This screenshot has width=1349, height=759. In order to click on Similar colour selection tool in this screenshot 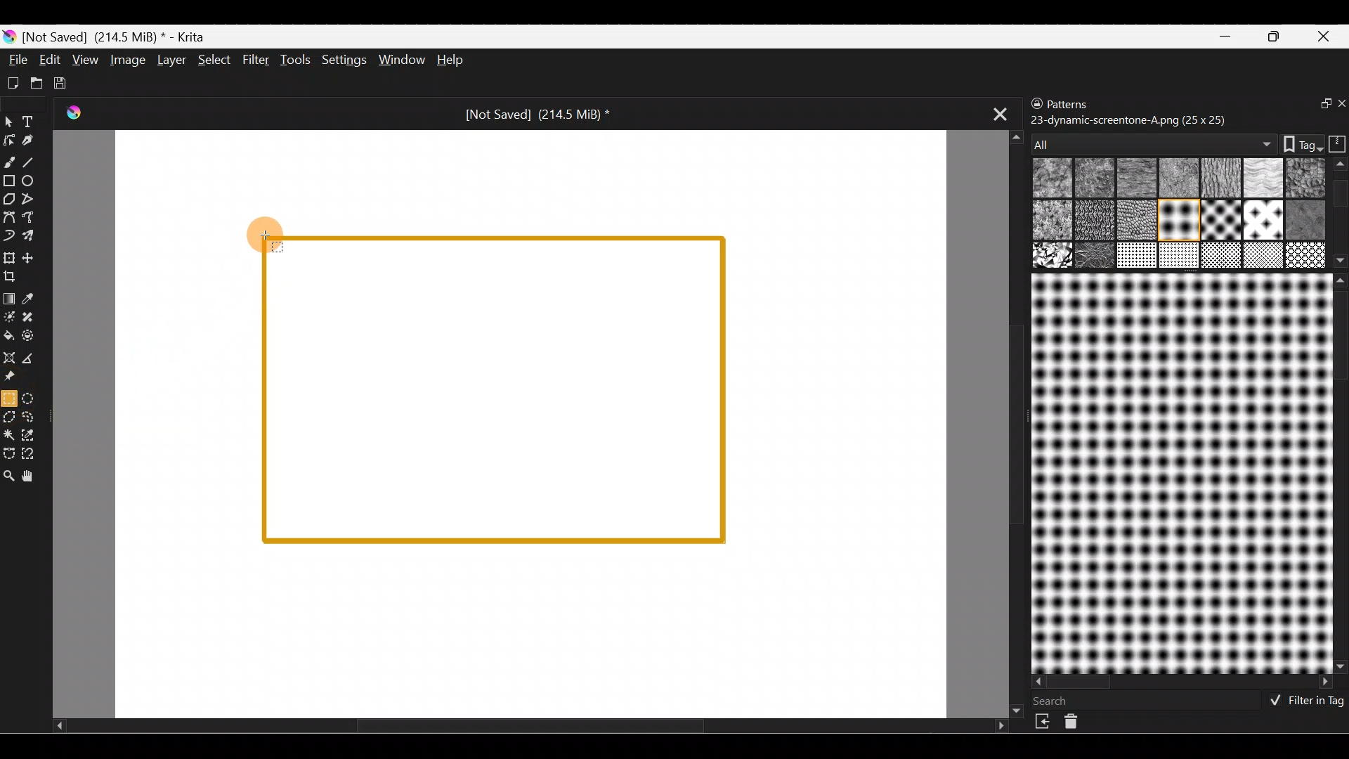, I will do `click(33, 437)`.